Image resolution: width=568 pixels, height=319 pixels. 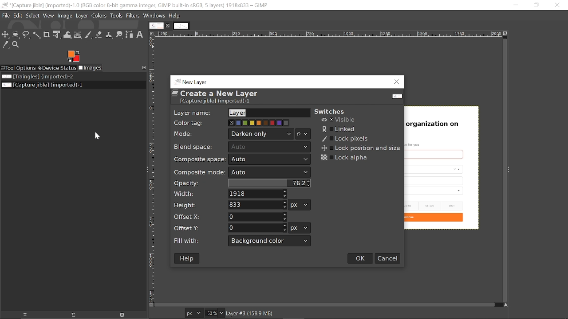 I want to click on Cose, so click(x=557, y=5).